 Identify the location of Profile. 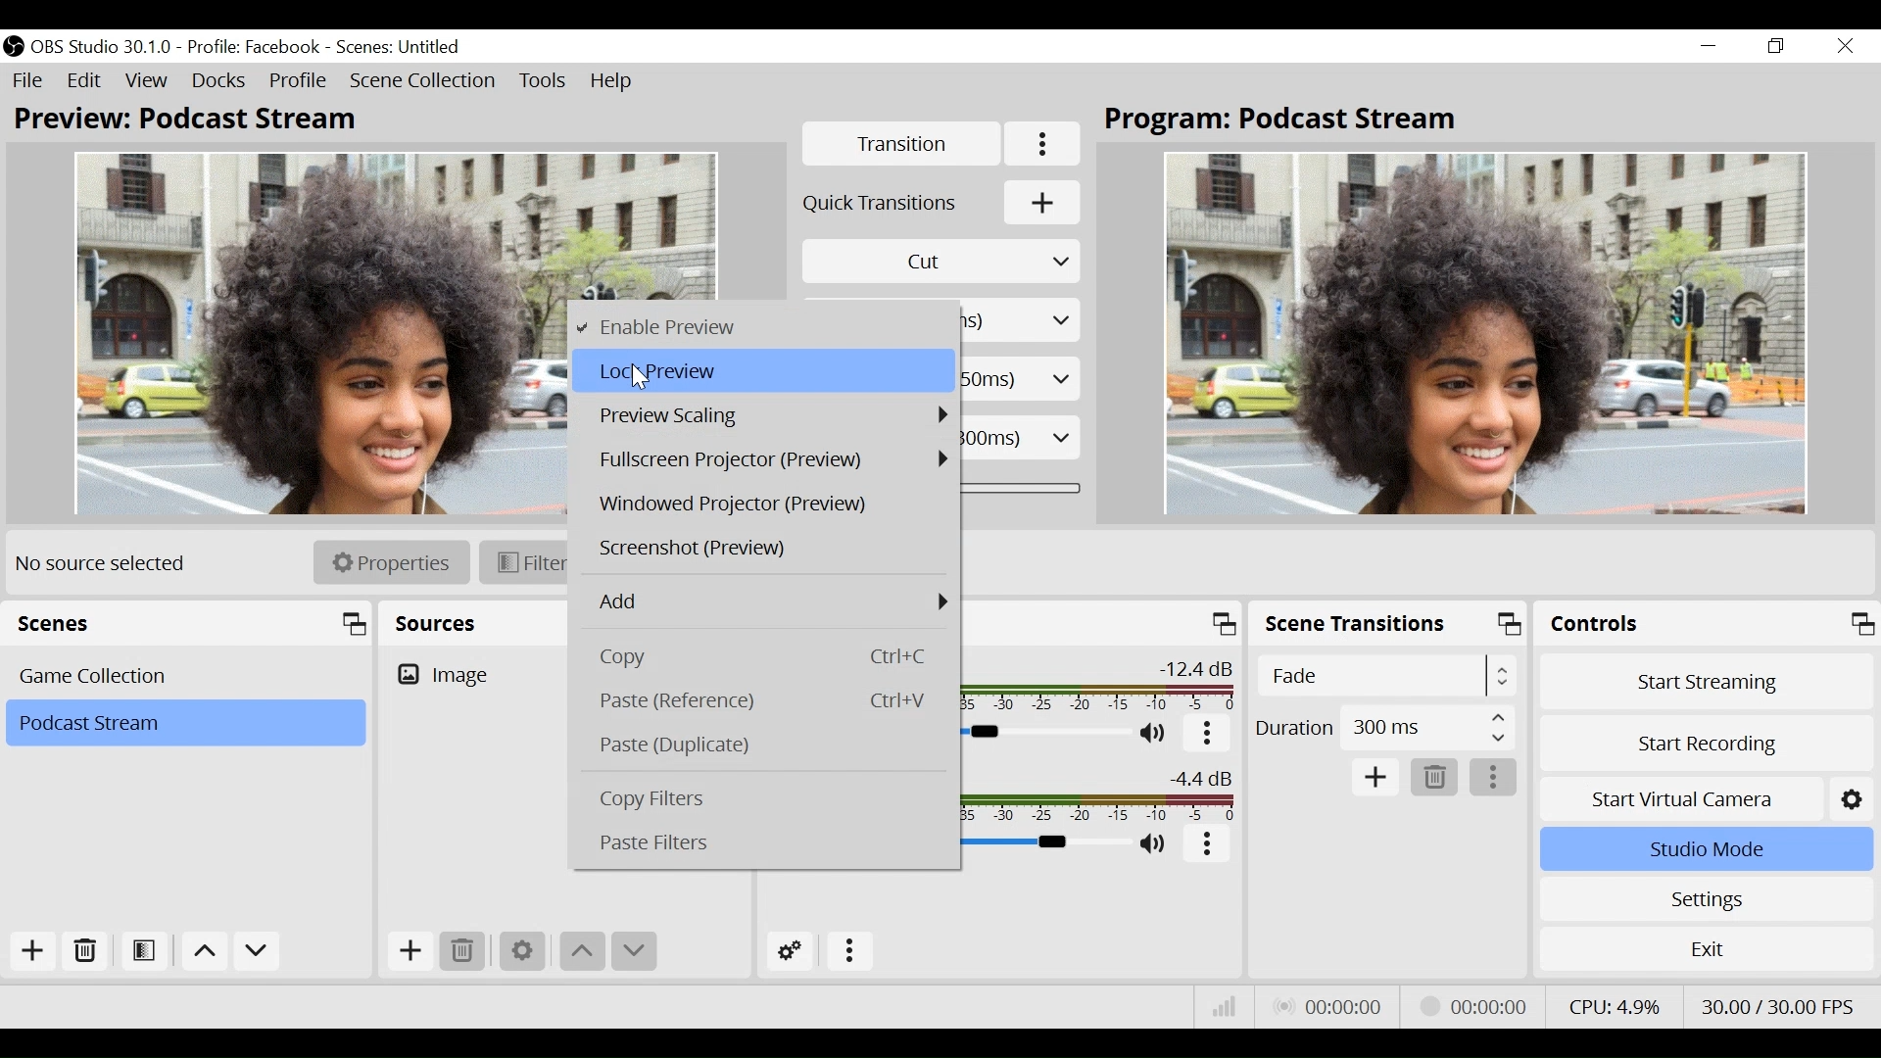
(257, 46).